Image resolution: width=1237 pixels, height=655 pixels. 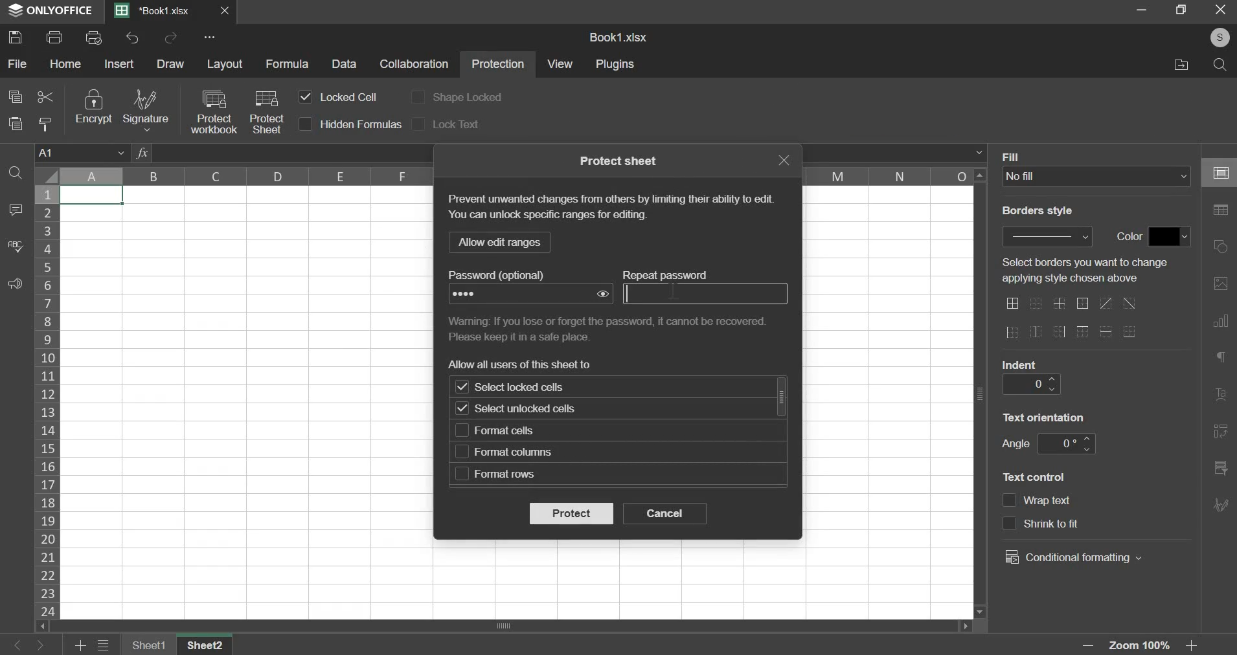 I want to click on hidden formulas, so click(x=361, y=124).